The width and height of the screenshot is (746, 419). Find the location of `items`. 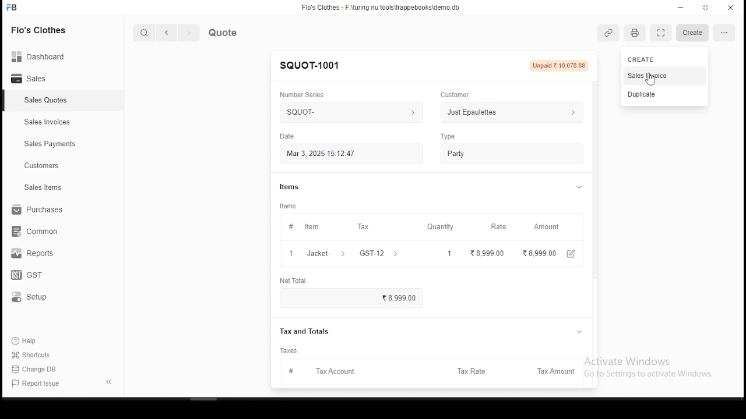

items is located at coordinates (290, 205).